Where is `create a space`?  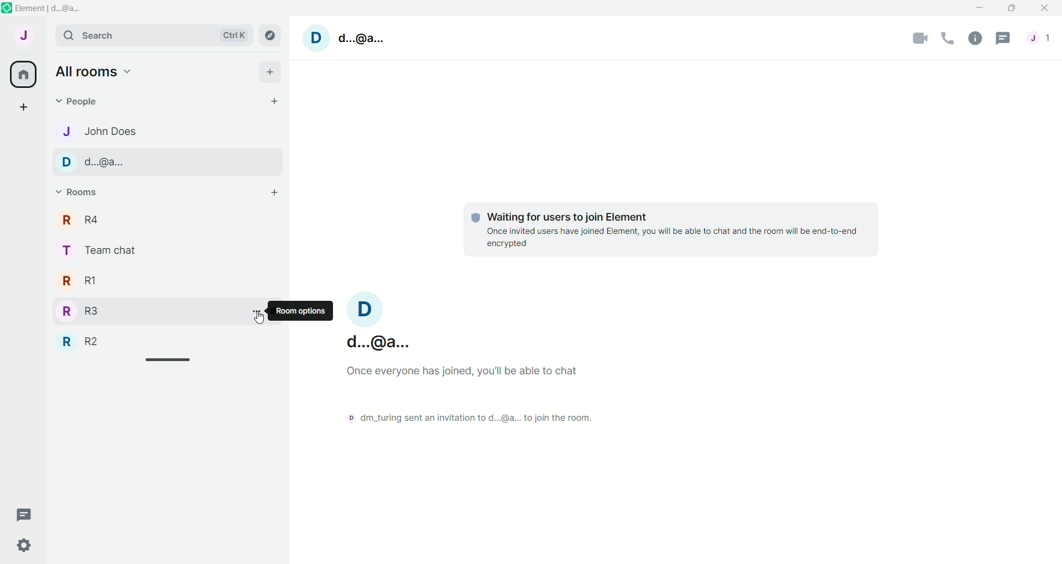
create a space is located at coordinates (22, 106).